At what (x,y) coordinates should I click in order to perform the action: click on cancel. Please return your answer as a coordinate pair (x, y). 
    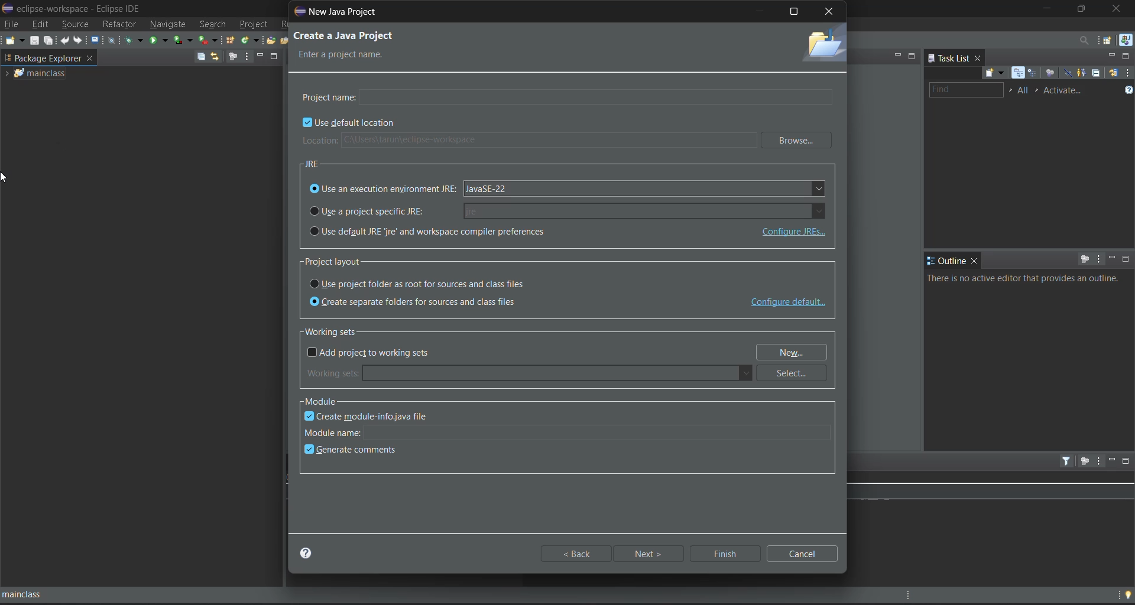
    Looking at the image, I should click on (805, 553).